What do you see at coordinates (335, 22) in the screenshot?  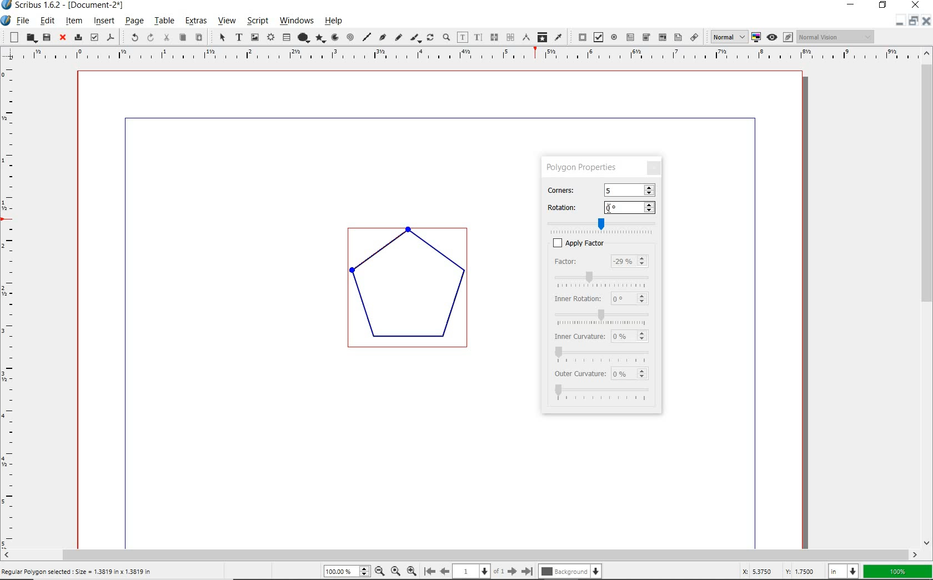 I see `help` at bounding box center [335, 22].